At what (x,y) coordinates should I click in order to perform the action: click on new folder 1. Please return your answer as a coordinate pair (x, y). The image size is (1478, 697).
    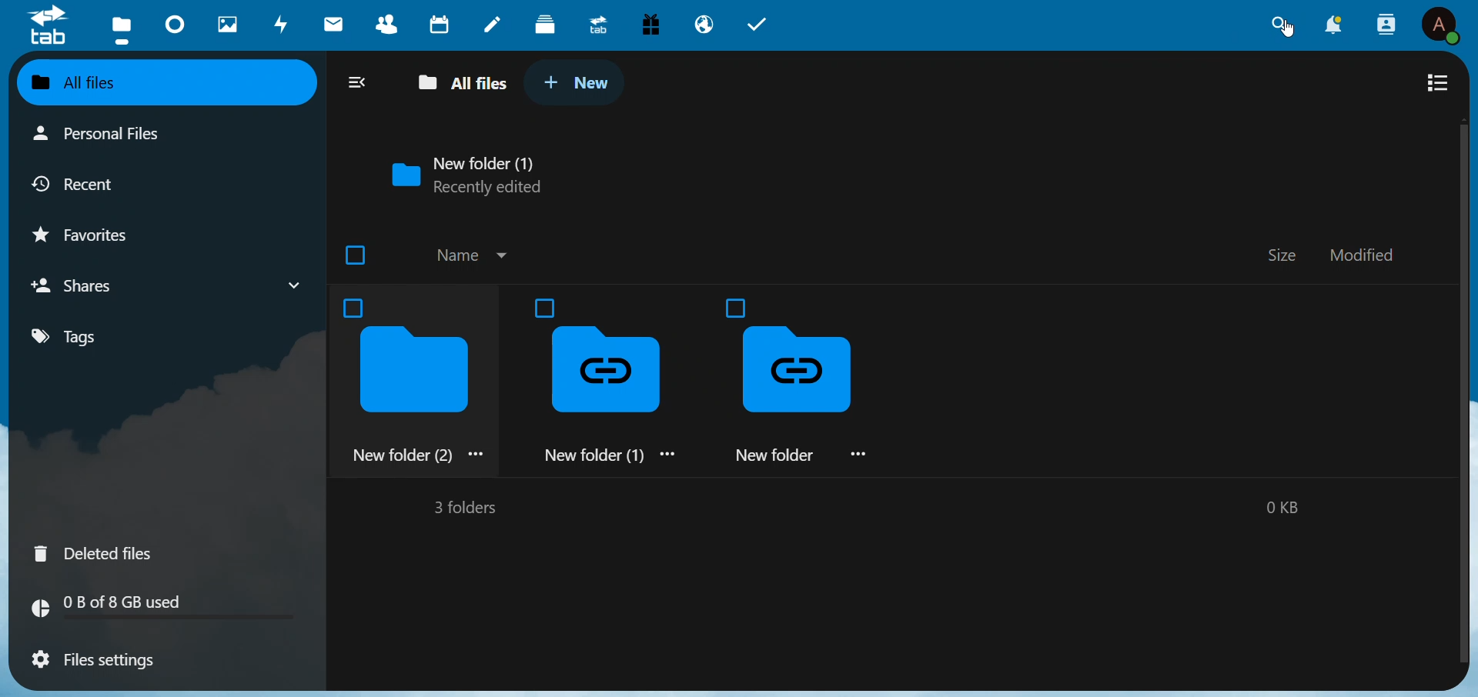
    Looking at the image, I should click on (503, 173).